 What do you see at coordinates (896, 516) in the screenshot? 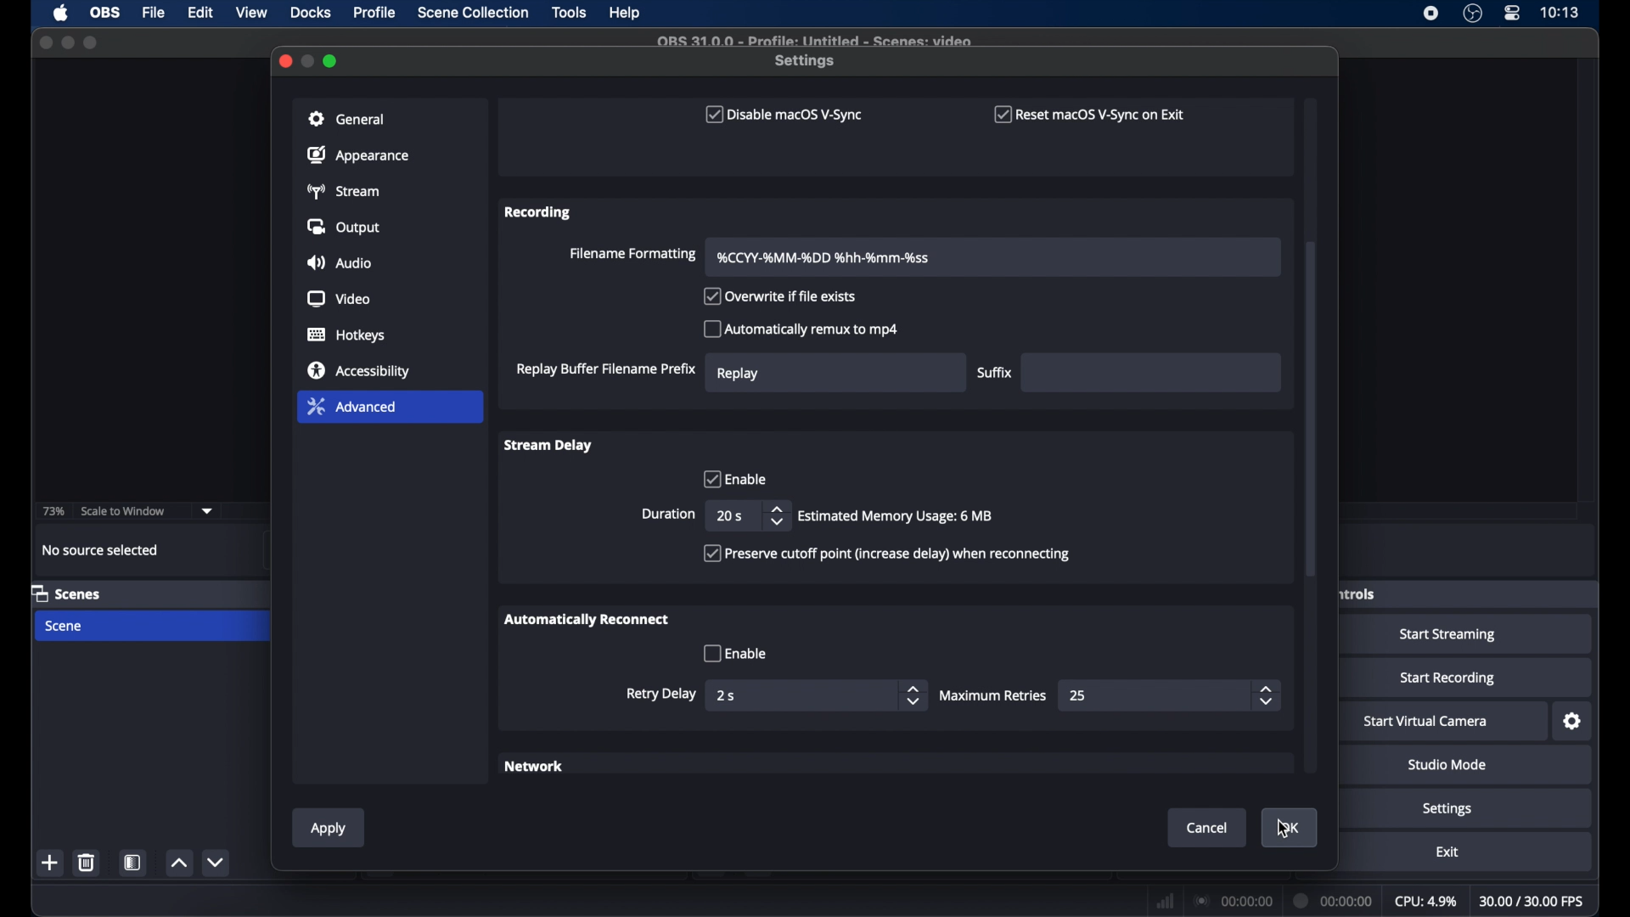
I see `info` at bounding box center [896, 516].